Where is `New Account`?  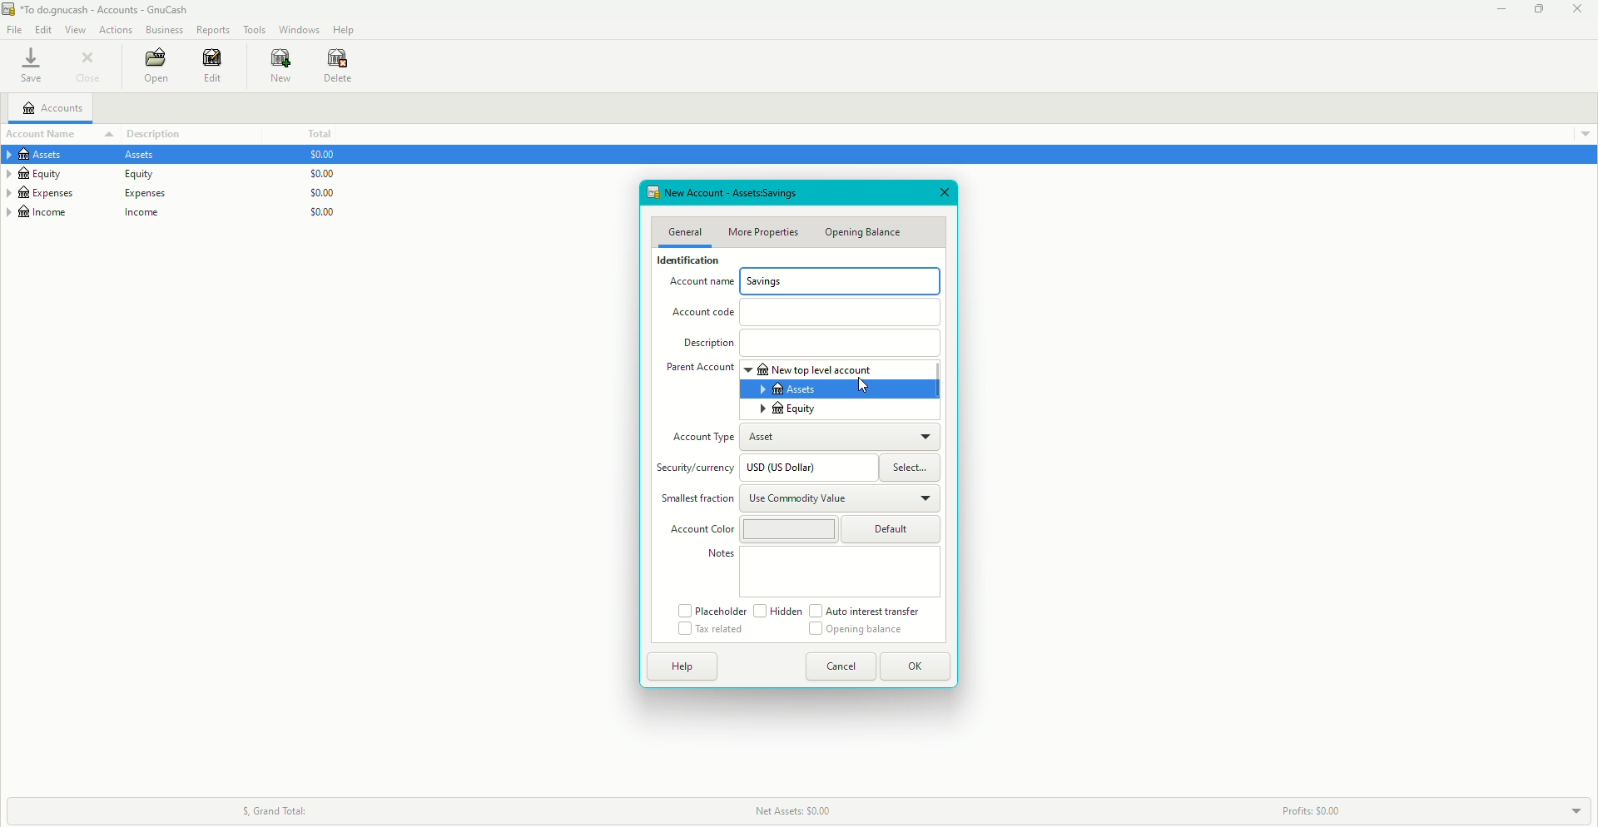 New Account is located at coordinates (733, 192).